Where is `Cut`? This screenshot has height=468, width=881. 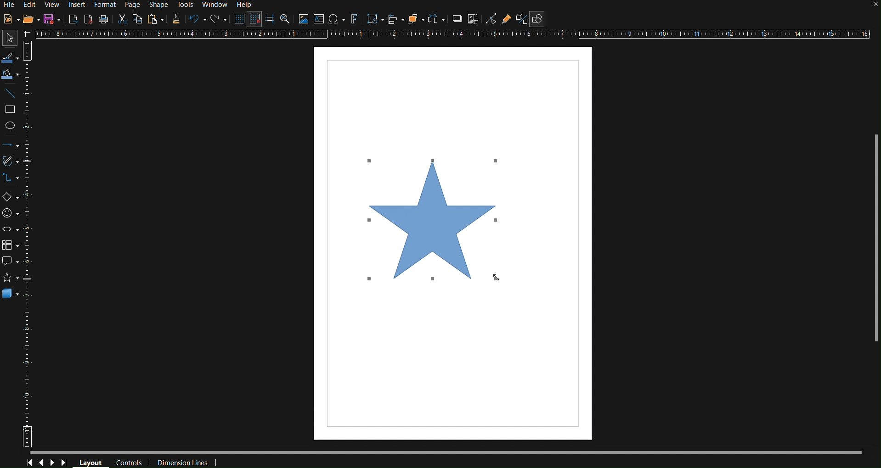 Cut is located at coordinates (121, 19).